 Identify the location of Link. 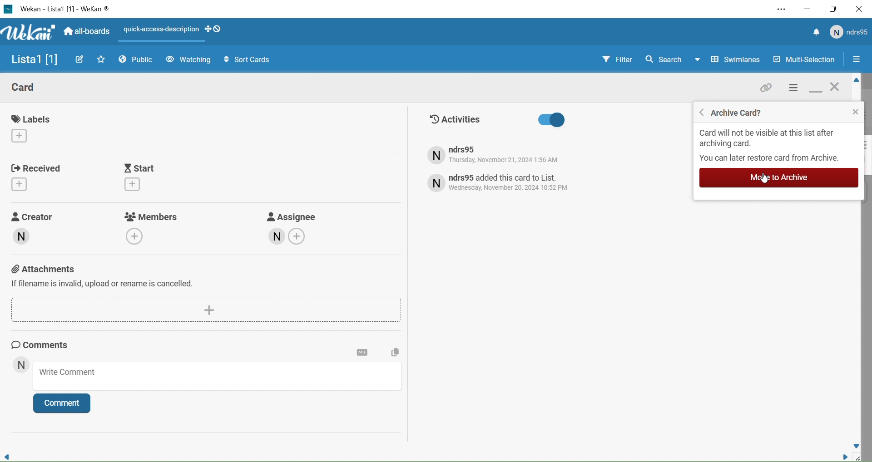
(769, 89).